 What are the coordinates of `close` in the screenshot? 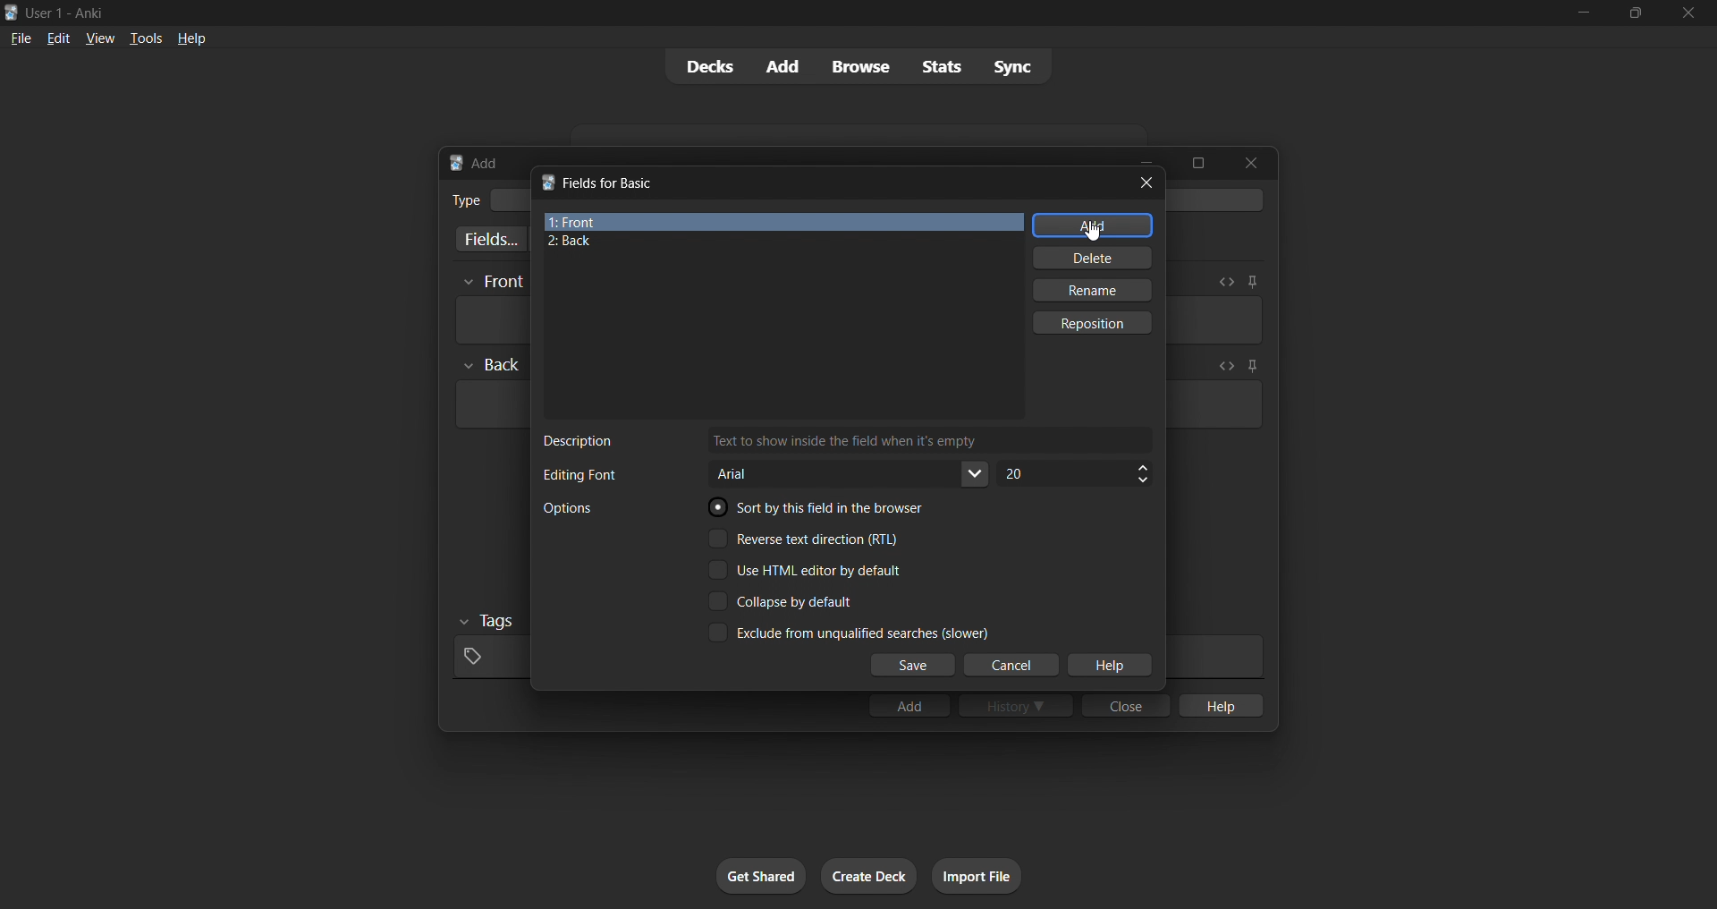 It's located at (1688, 13).